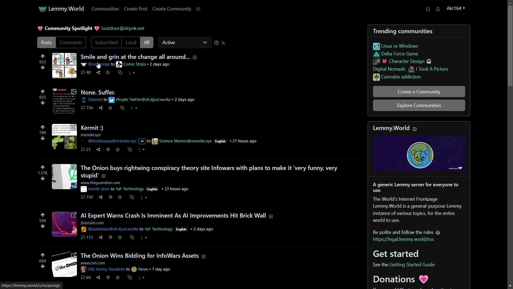 This screenshot has width=513, height=289. What do you see at coordinates (43, 261) in the screenshot?
I see `number of votes` at bounding box center [43, 261].